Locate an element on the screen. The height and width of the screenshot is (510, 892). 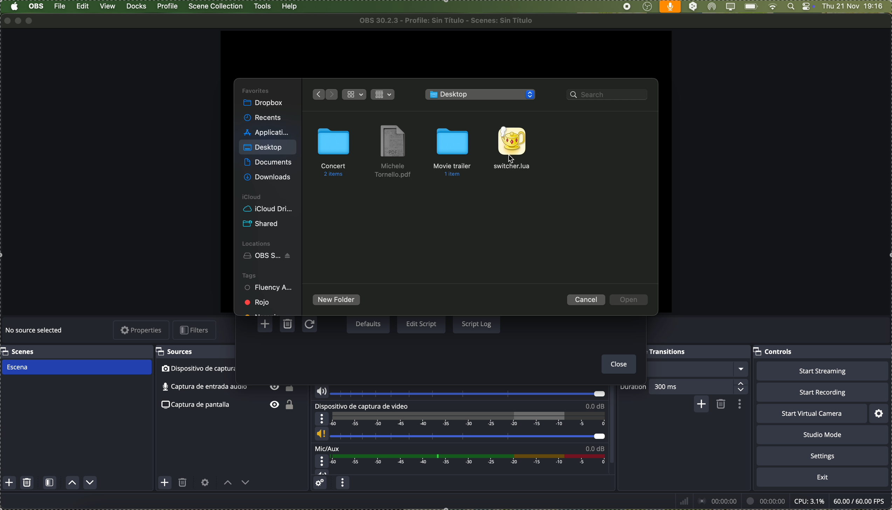
cancel button is located at coordinates (586, 299).